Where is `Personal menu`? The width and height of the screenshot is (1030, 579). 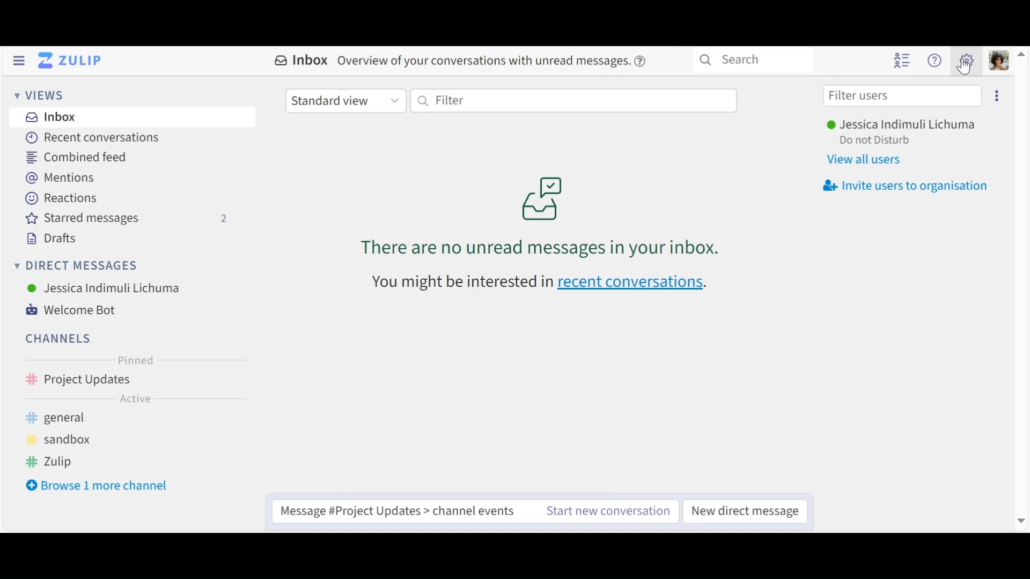
Personal menu is located at coordinates (999, 61).